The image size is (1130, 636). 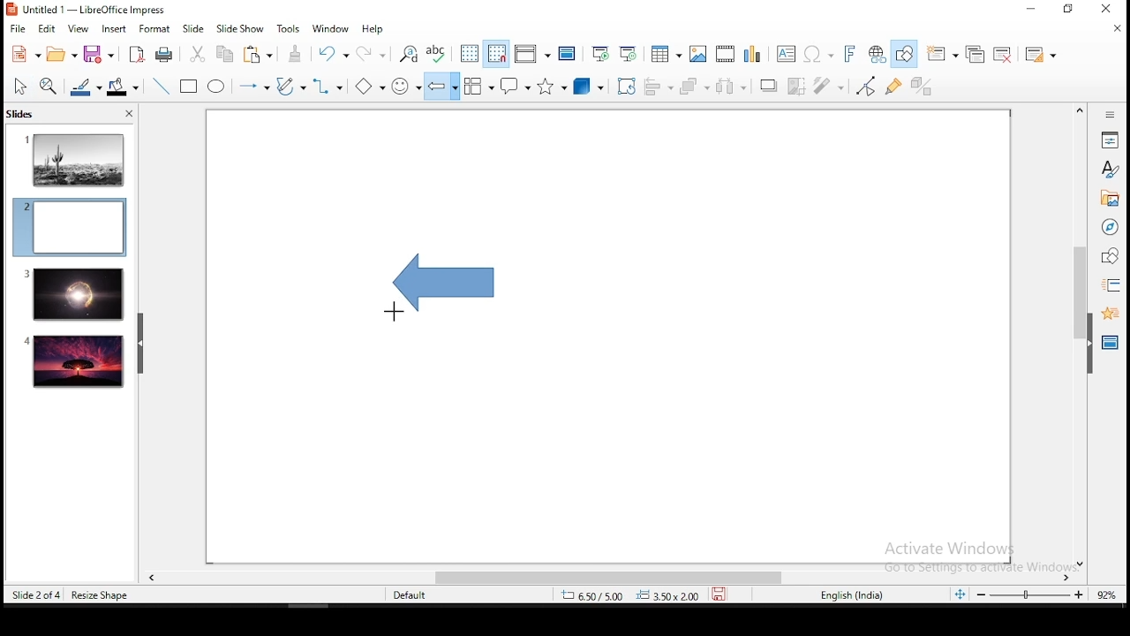 What do you see at coordinates (723, 594) in the screenshot?
I see `save` at bounding box center [723, 594].